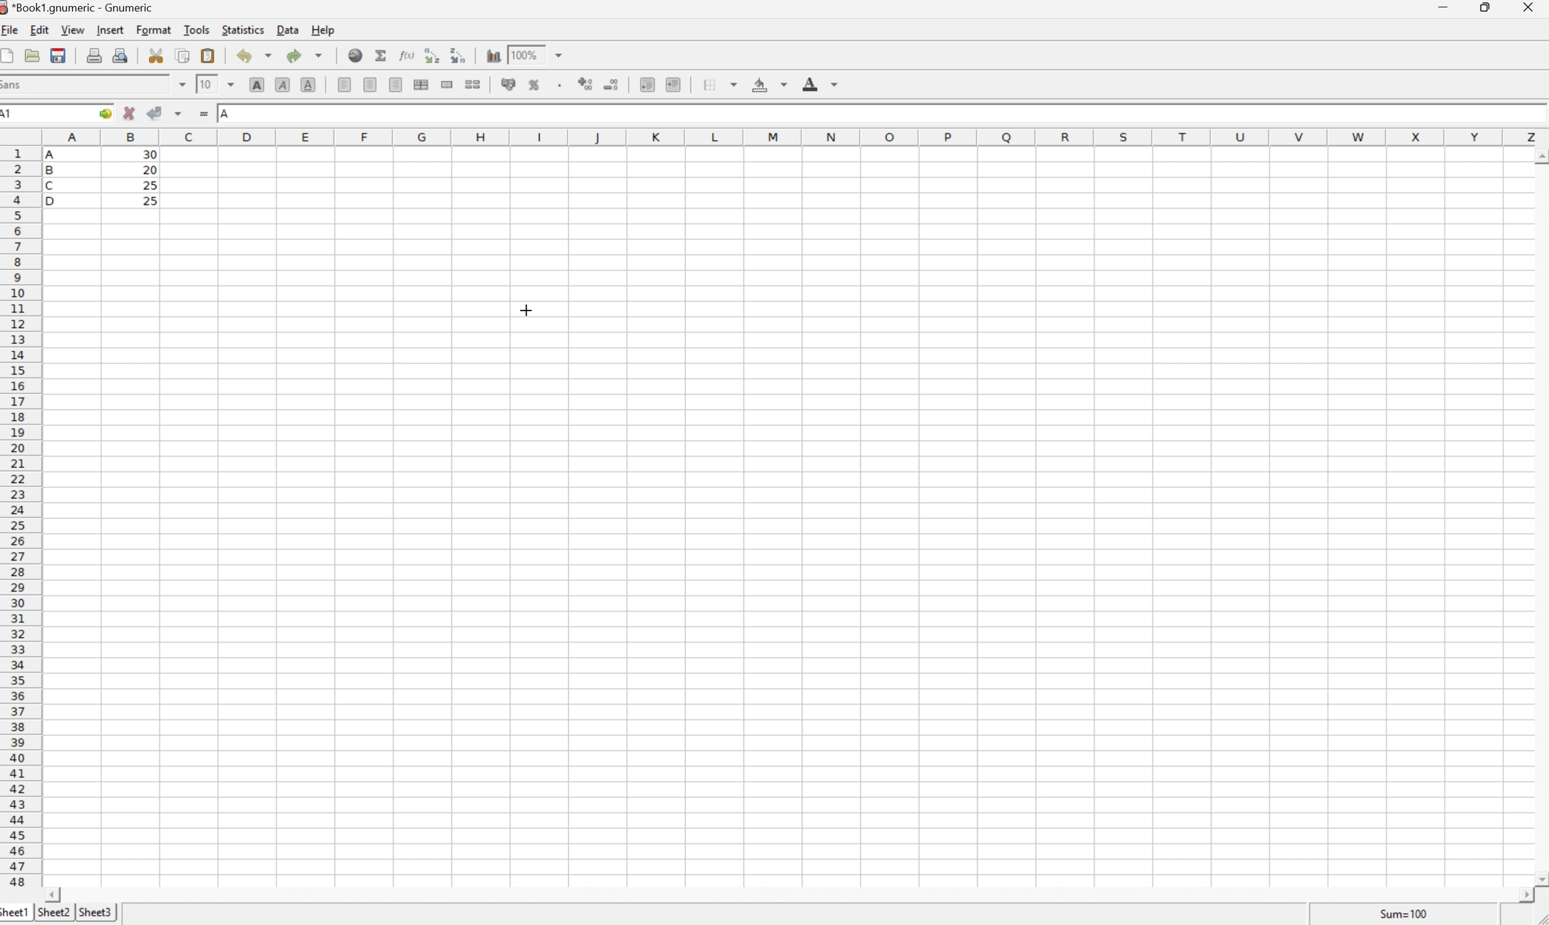 This screenshot has width=1549, height=925. Describe the element at coordinates (203, 112) in the screenshot. I see `Enter formula` at that location.